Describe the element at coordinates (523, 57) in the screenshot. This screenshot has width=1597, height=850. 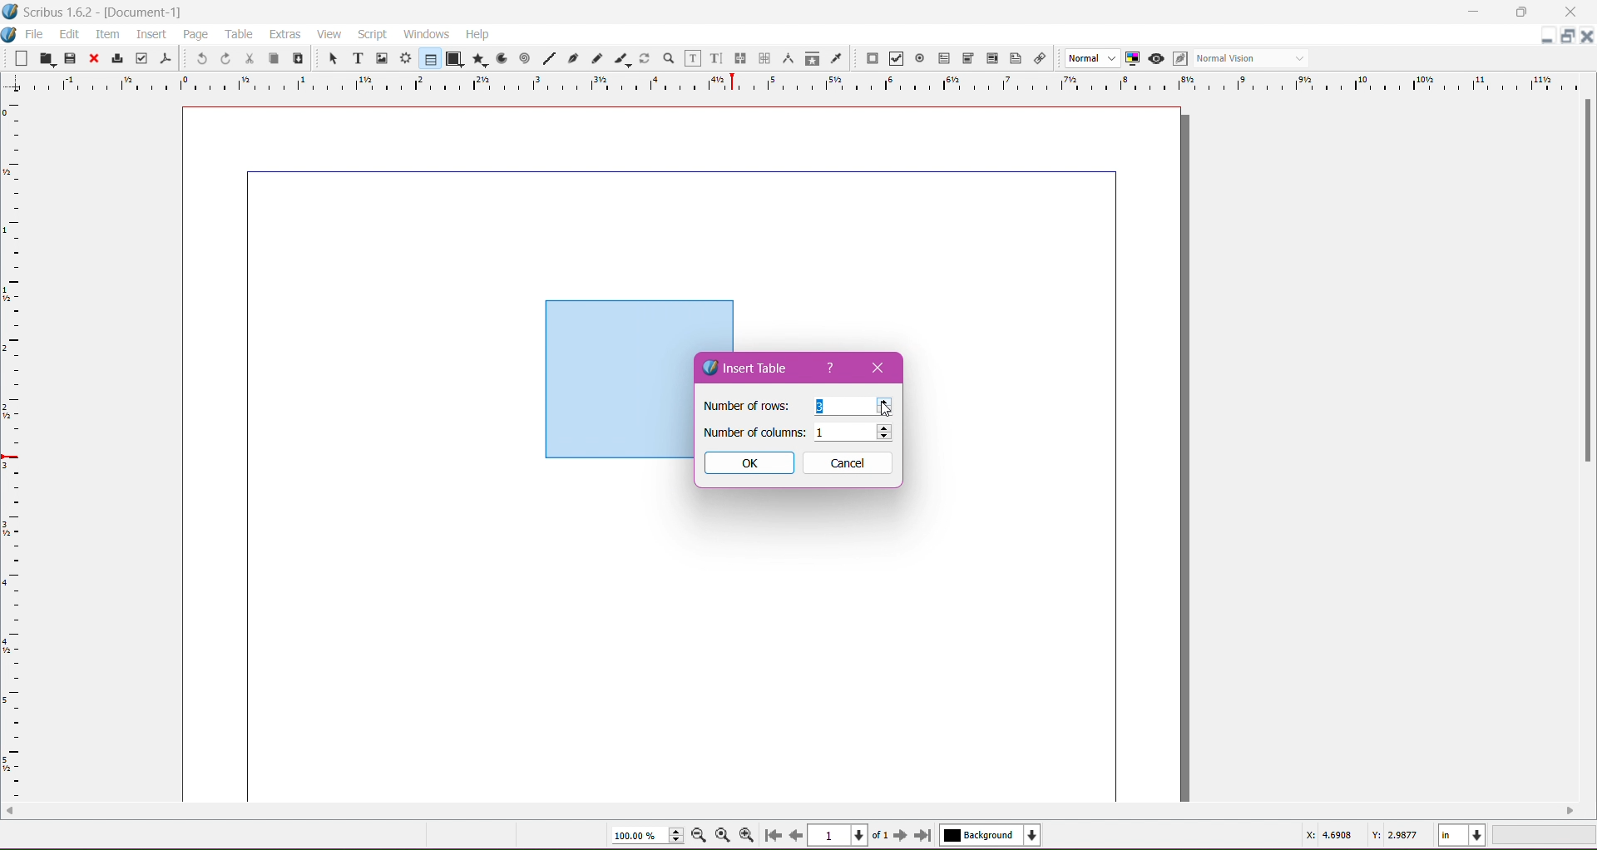
I see `Spiral` at that location.